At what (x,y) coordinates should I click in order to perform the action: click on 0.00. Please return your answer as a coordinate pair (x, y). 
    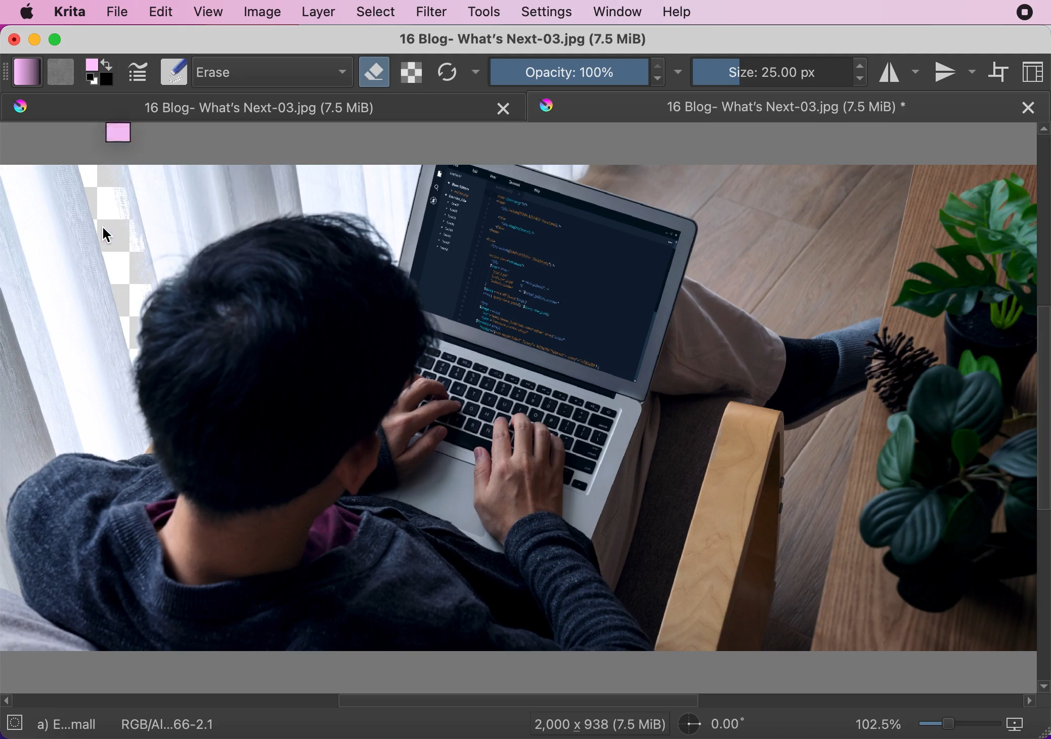
    Looking at the image, I should click on (723, 724).